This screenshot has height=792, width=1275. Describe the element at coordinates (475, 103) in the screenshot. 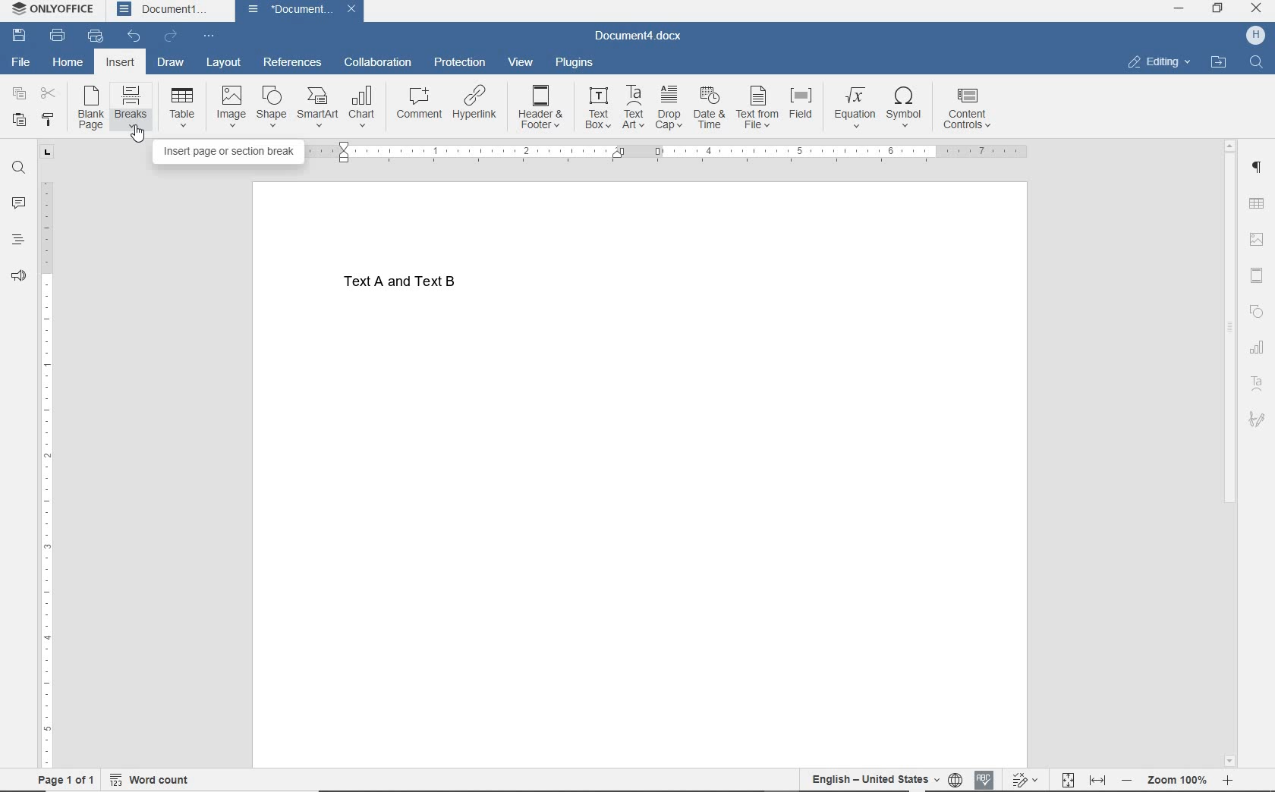

I see `HYPERLINK` at that location.